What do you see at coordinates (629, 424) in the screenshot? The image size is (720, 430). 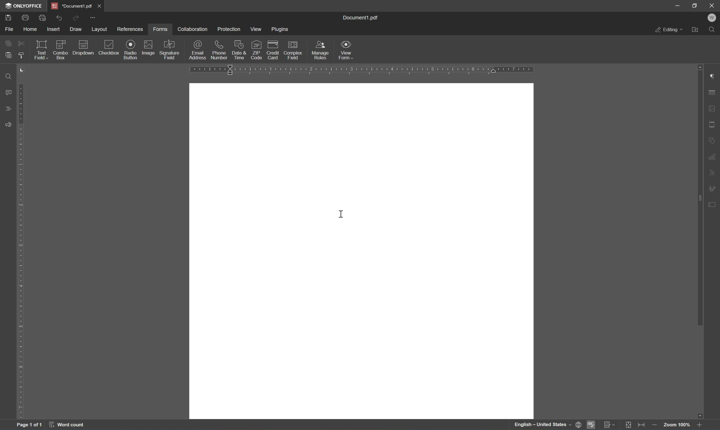 I see `fit to page` at bounding box center [629, 424].